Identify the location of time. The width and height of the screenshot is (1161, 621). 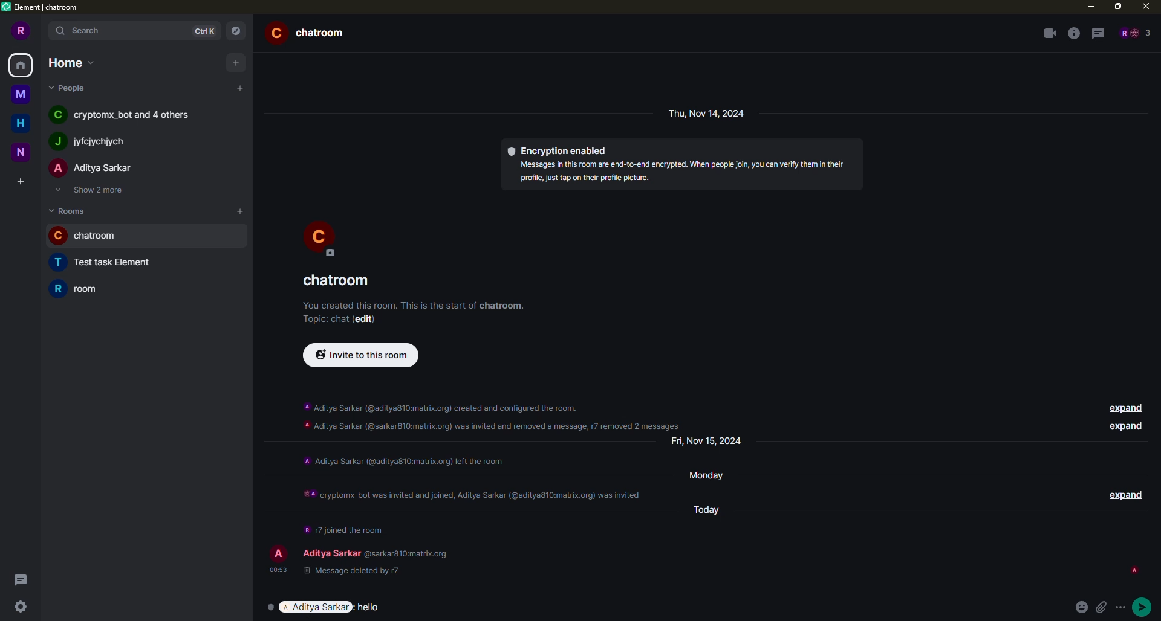
(277, 569).